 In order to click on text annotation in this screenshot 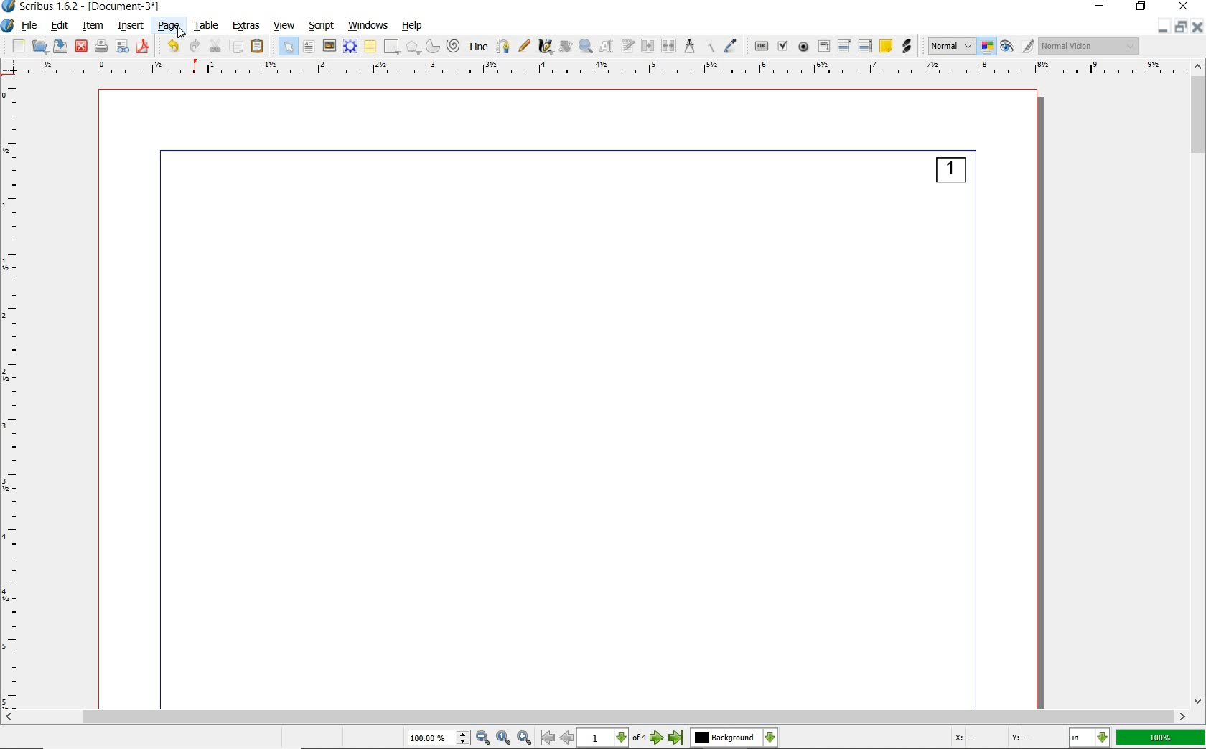, I will do `click(887, 46)`.